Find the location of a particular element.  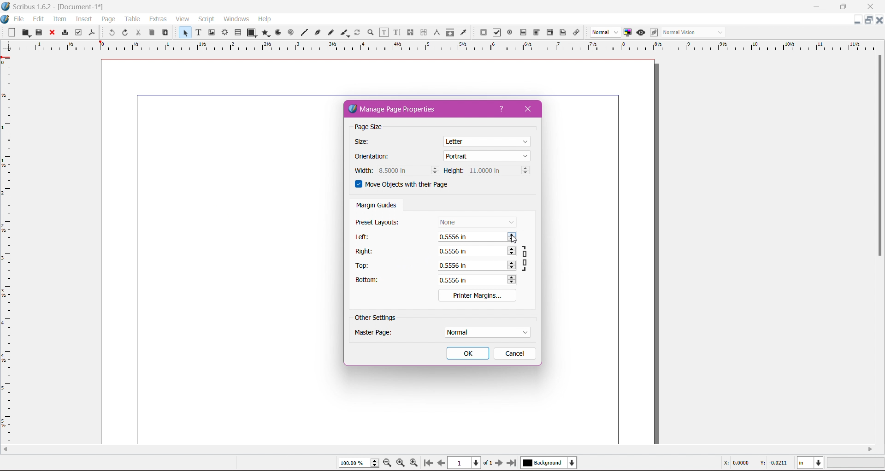

Zoom Level is located at coordinates (856, 463).